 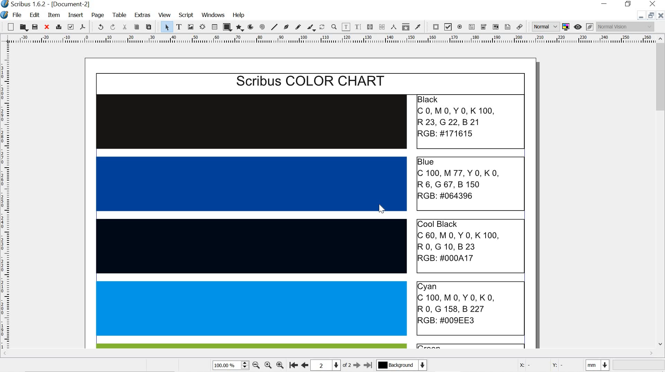 I want to click on Black, so click(x=252, y=122).